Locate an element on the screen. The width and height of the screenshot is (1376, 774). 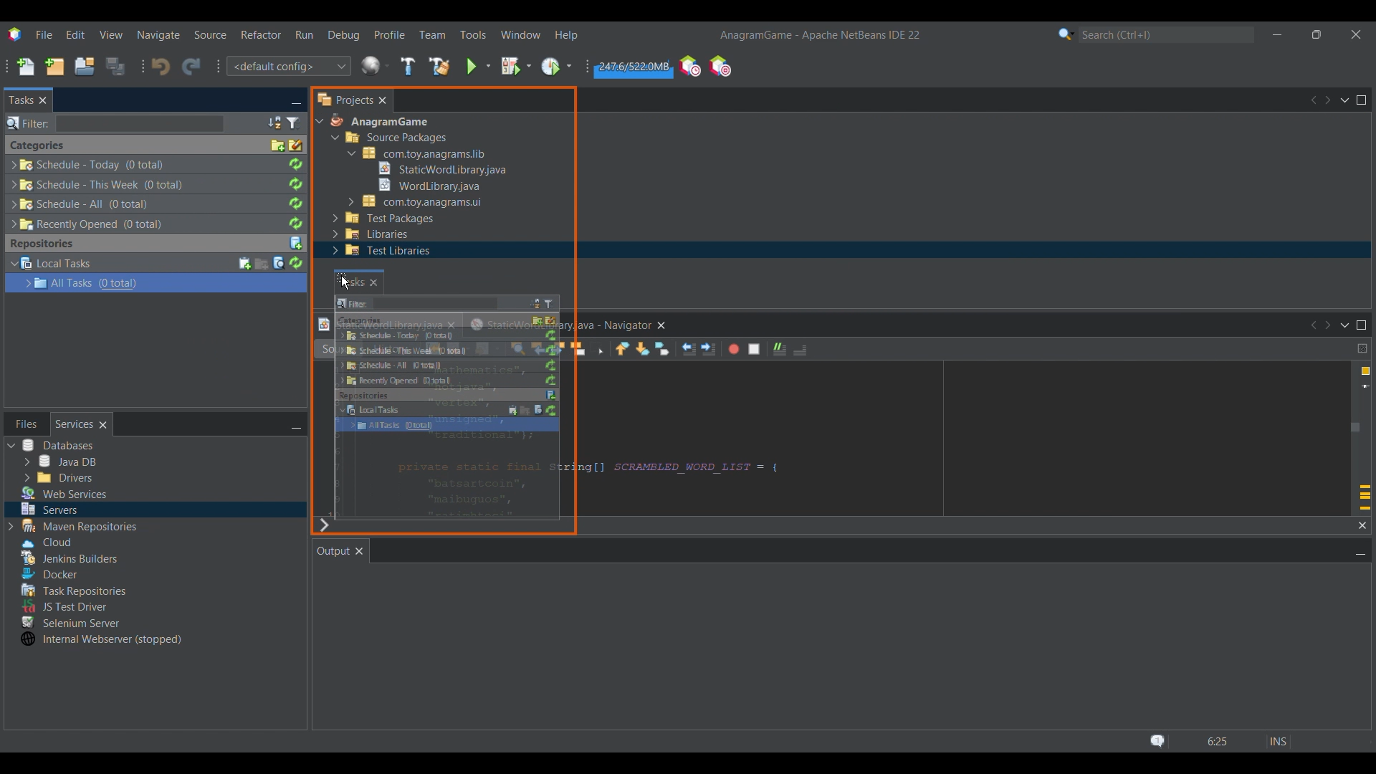
Expand/Collapse is located at coordinates (19, 274).